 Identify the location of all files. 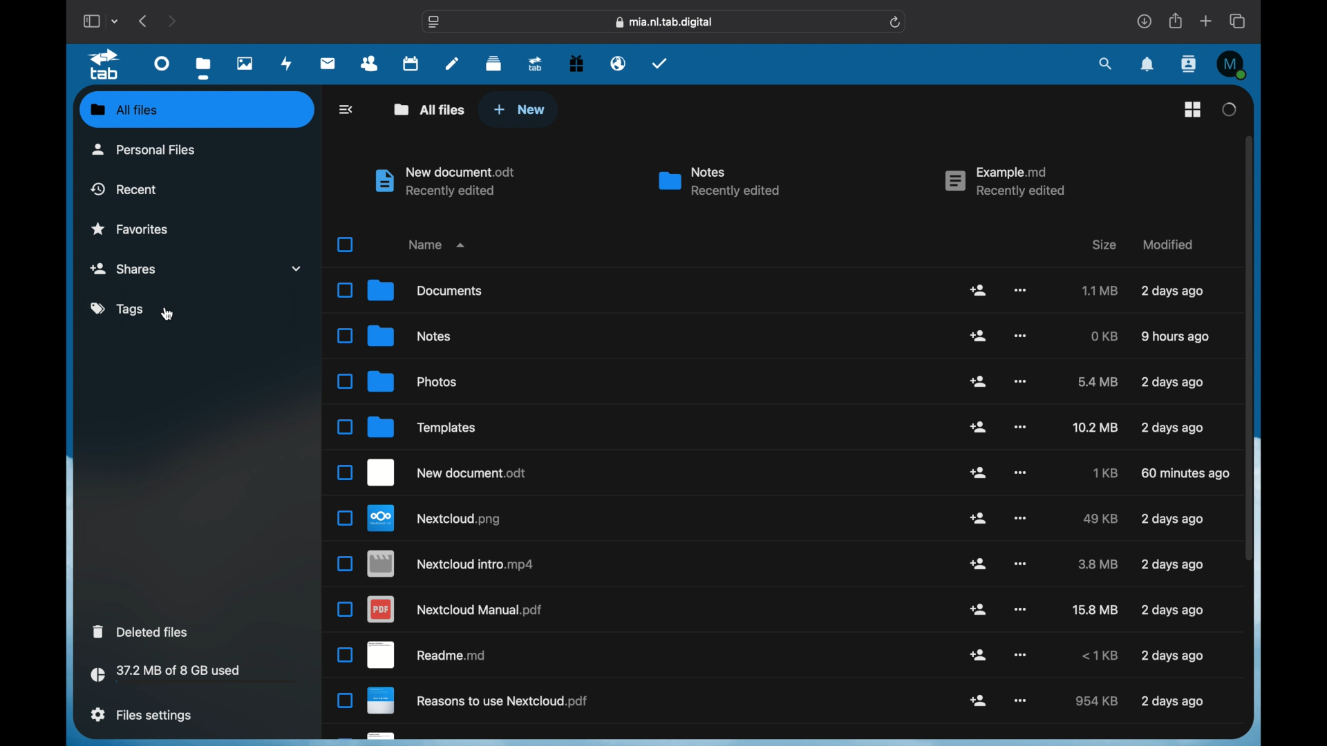
(125, 110).